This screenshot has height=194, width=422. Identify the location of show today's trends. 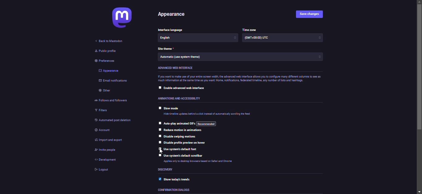
(176, 179).